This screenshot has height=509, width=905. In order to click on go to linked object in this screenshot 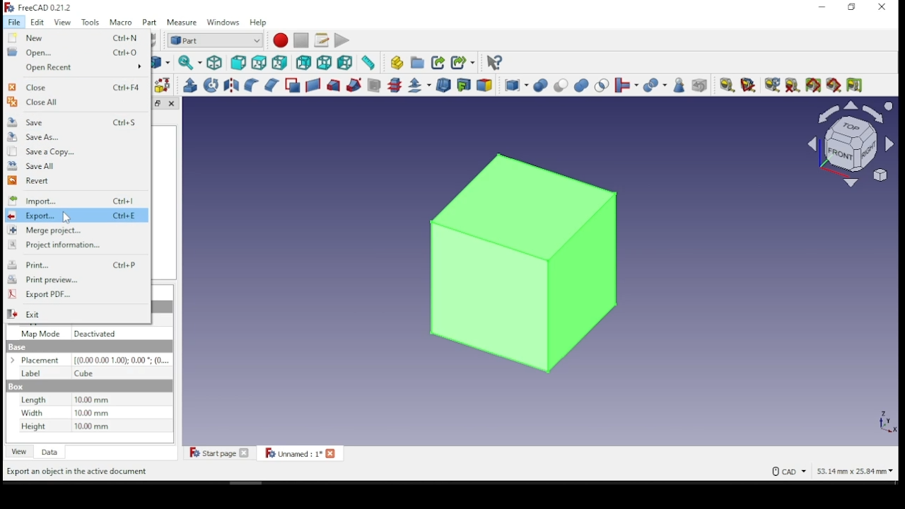, I will do `click(157, 62)`.